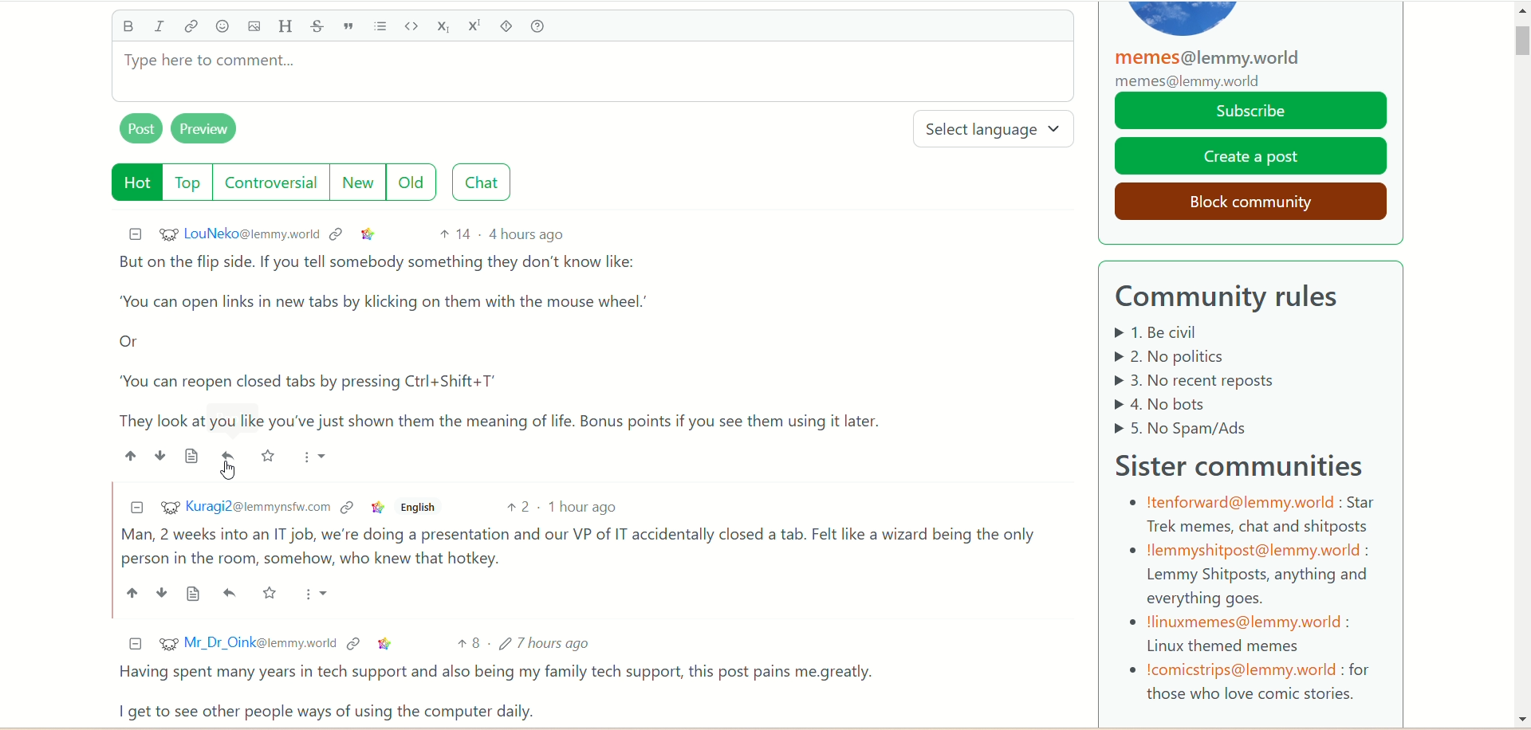  What do you see at coordinates (487, 182) in the screenshot?
I see `chat` at bounding box center [487, 182].